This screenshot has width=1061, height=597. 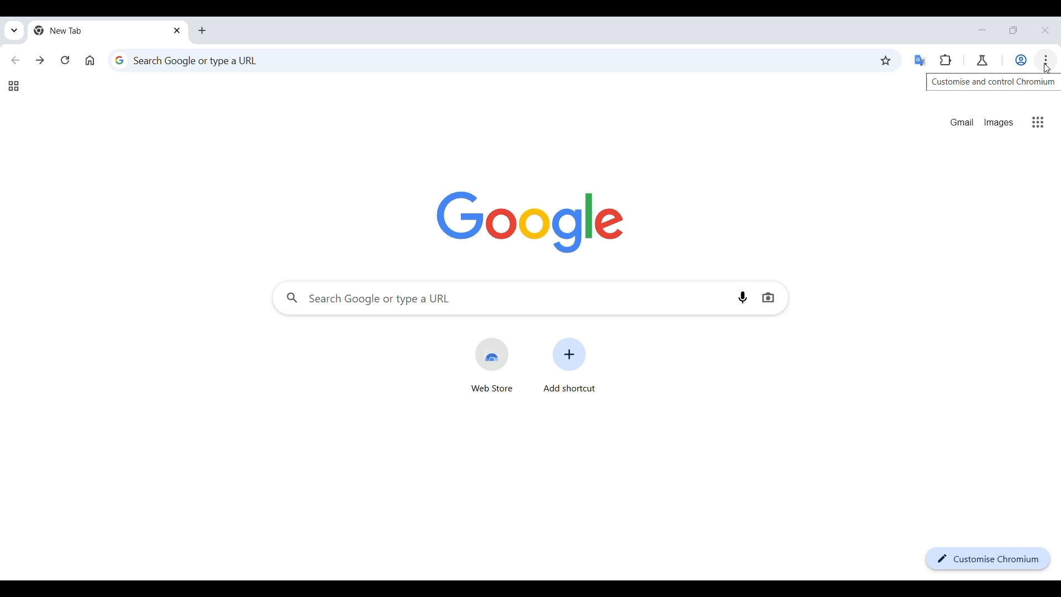 What do you see at coordinates (177, 30) in the screenshot?
I see `Close current tab` at bounding box center [177, 30].